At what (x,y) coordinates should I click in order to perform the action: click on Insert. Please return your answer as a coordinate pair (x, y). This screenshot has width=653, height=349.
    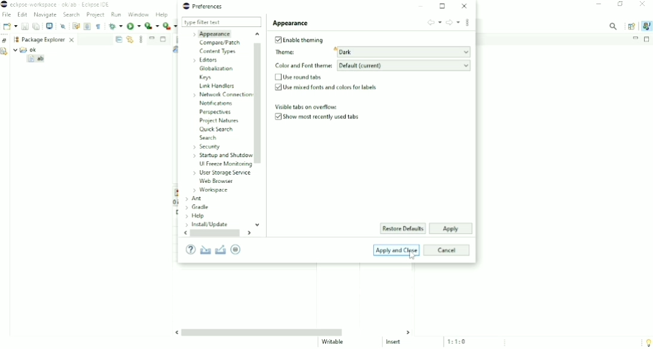
    Looking at the image, I should click on (397, 342).